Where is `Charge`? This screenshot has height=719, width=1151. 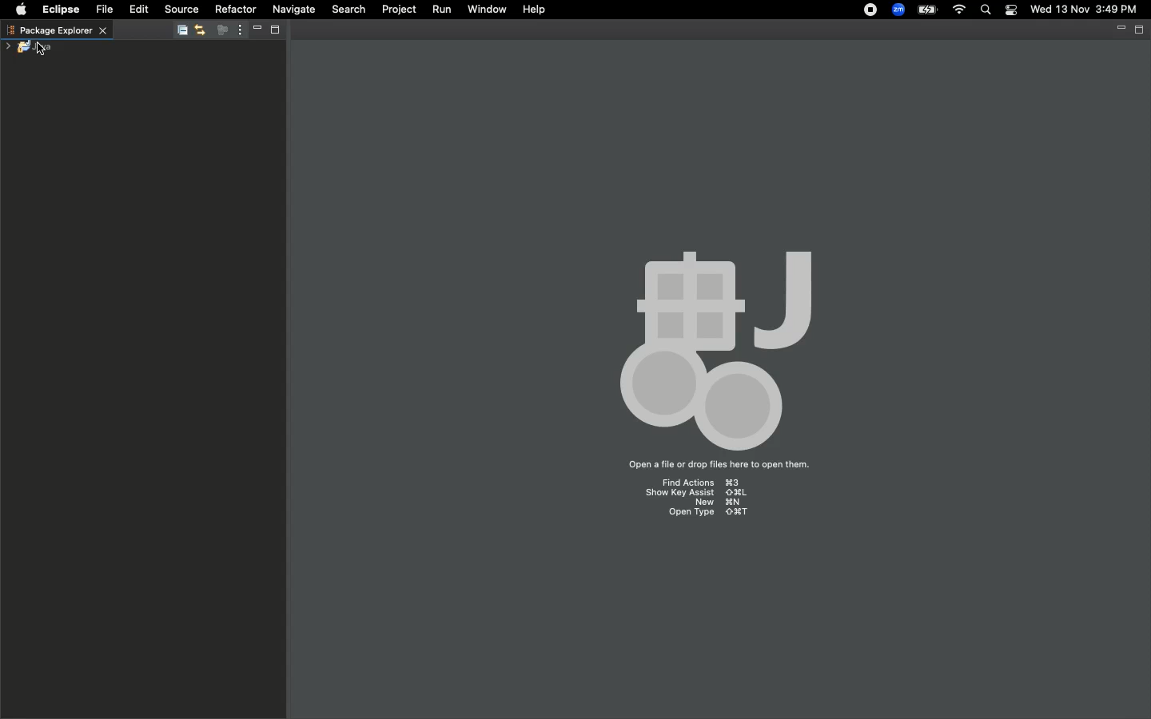 Charge is located at coordinates (927, 10).